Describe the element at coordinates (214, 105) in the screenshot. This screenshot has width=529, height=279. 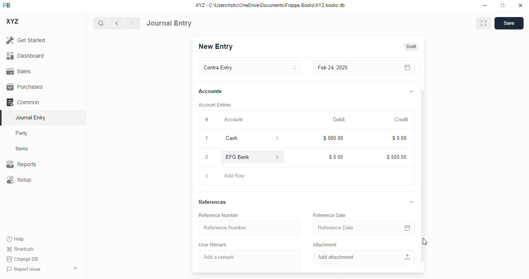
I see `account entries` at that location.